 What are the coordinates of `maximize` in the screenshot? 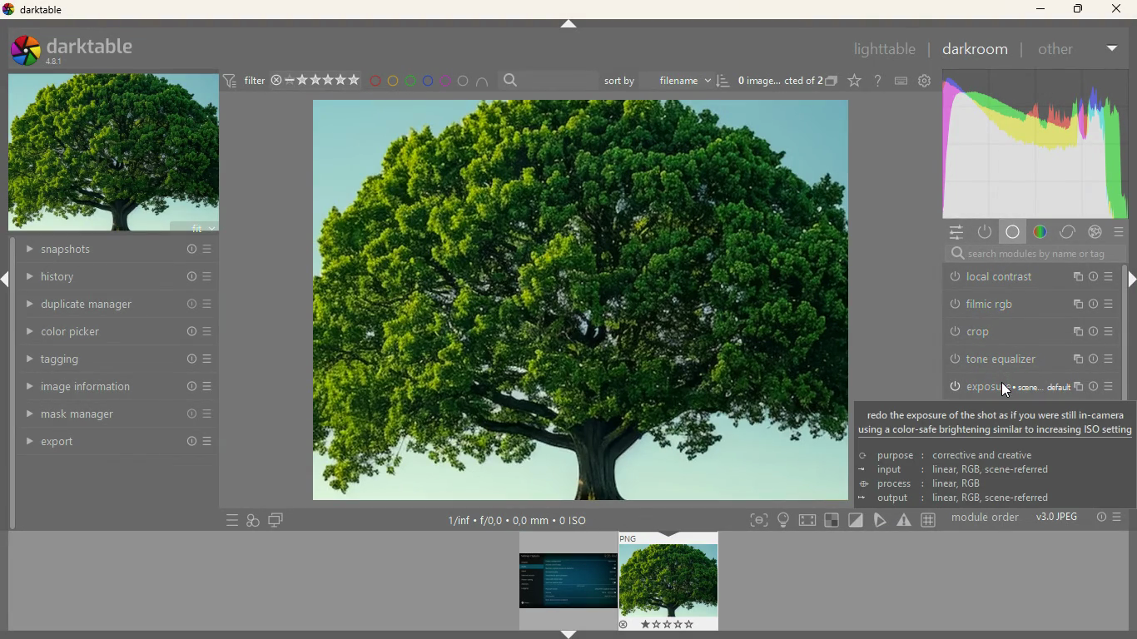 It's located at (1077, 11).